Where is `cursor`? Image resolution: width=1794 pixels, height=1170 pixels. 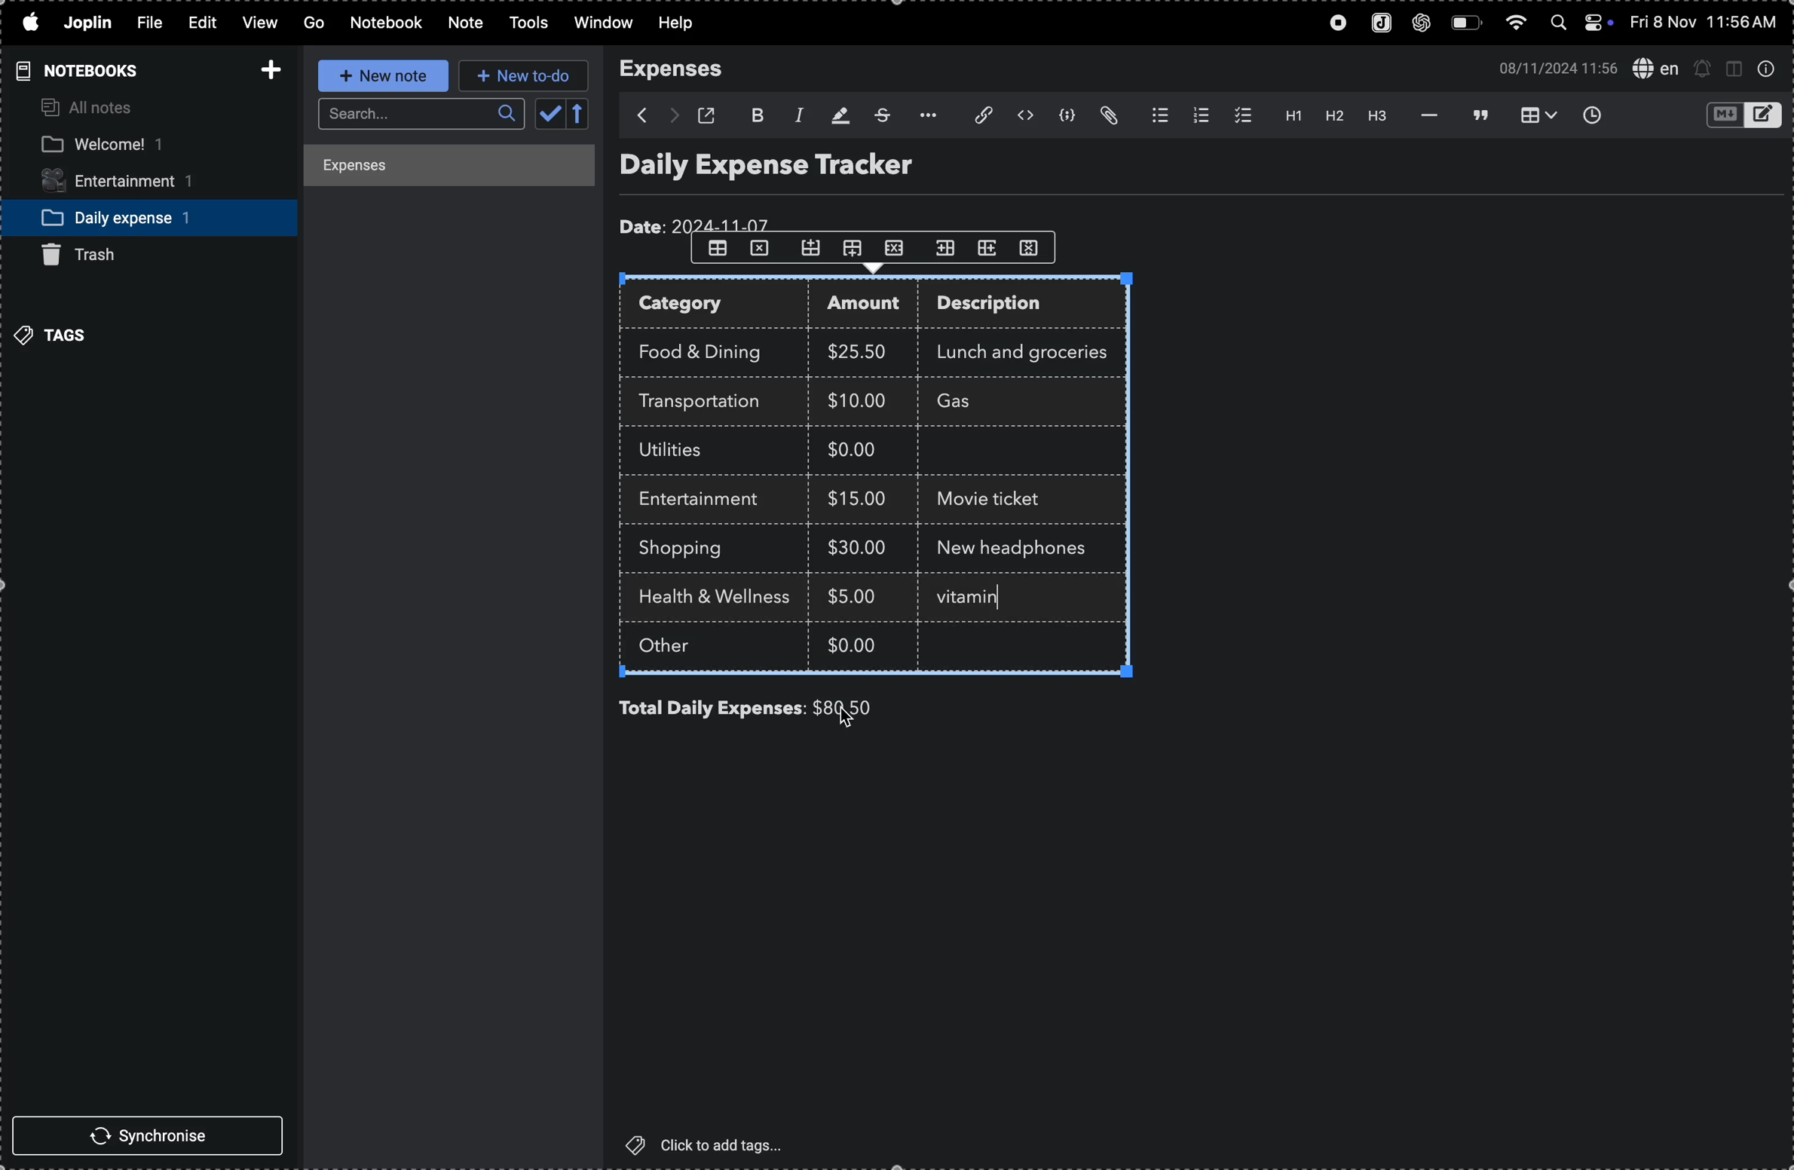
cursor is located at coordinates (850, 721).